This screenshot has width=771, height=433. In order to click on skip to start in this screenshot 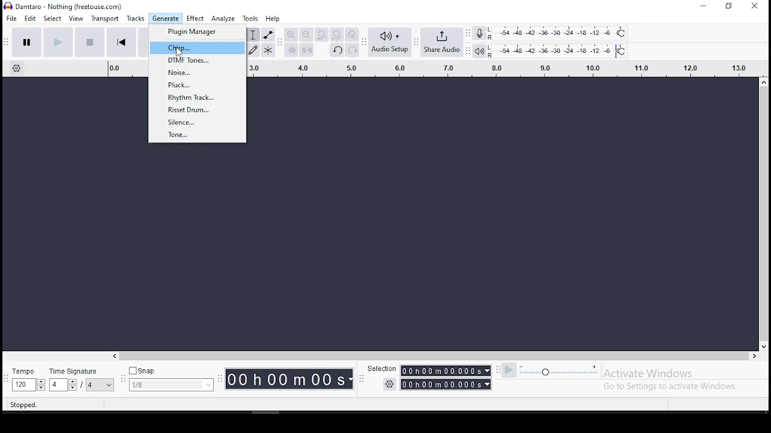, I will do `click(121, 41)`.